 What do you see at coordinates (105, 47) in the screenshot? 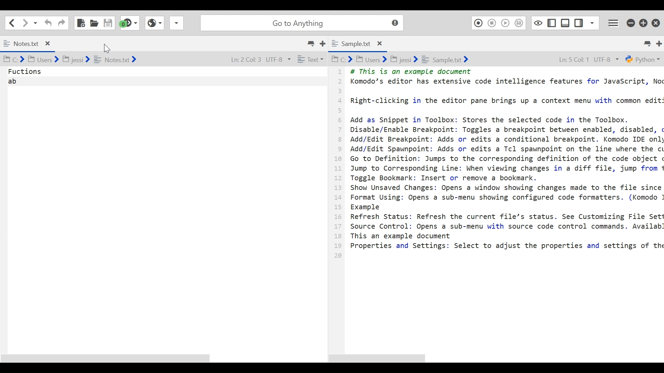
I see `Cursor` at bounding box center [105, 47].